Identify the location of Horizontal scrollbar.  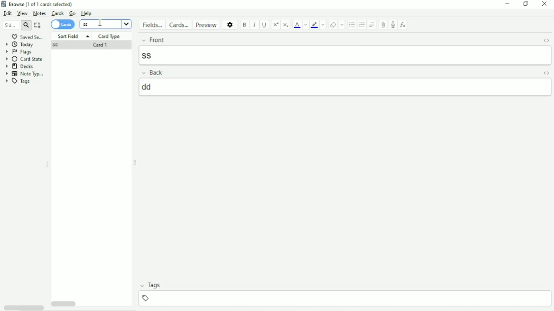
(23, 307).